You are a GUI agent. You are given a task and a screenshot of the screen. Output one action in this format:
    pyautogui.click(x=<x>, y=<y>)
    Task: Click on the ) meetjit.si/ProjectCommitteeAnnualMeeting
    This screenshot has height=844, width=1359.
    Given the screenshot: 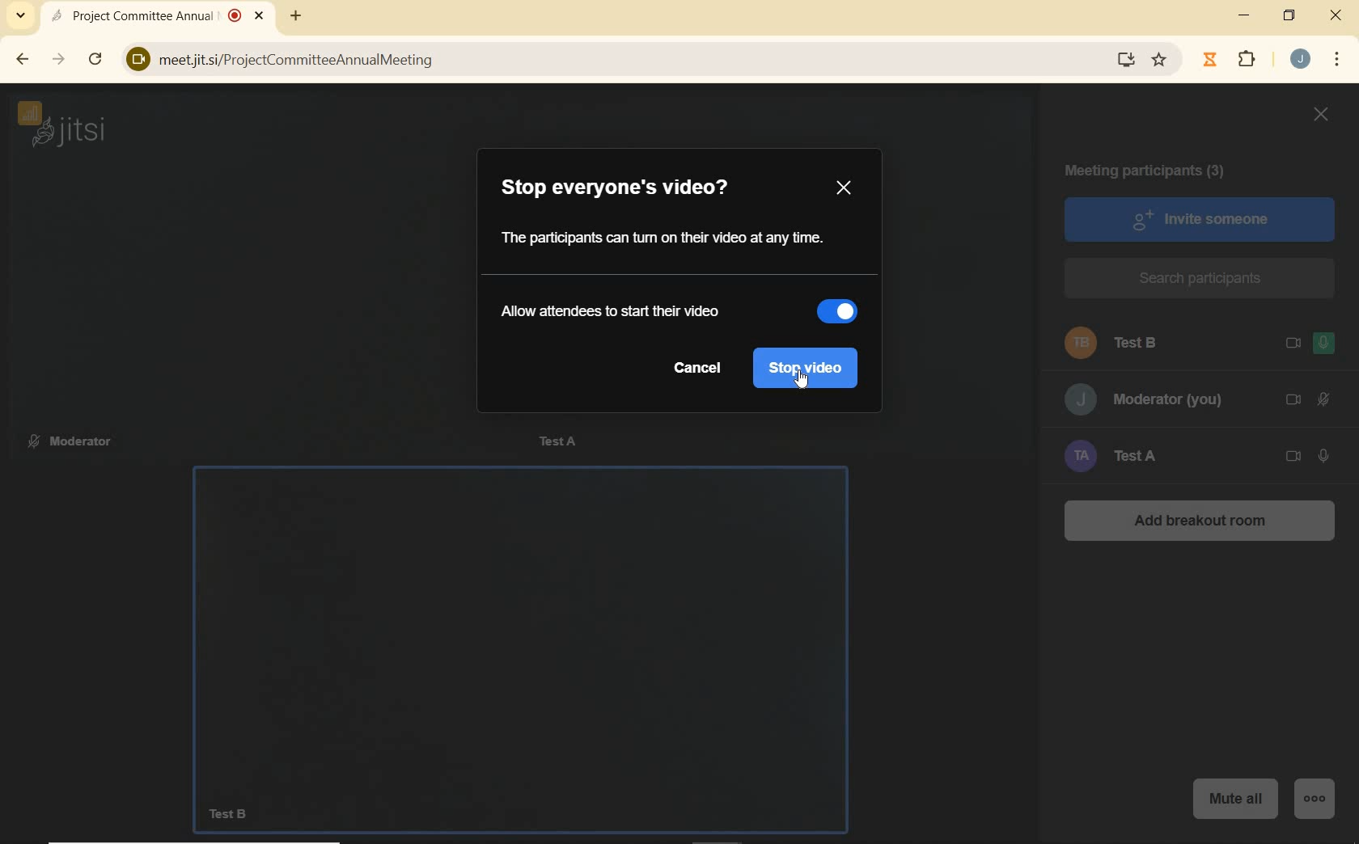 What is the action you would take?
    pyautogui.click(x=619, y=61)
    